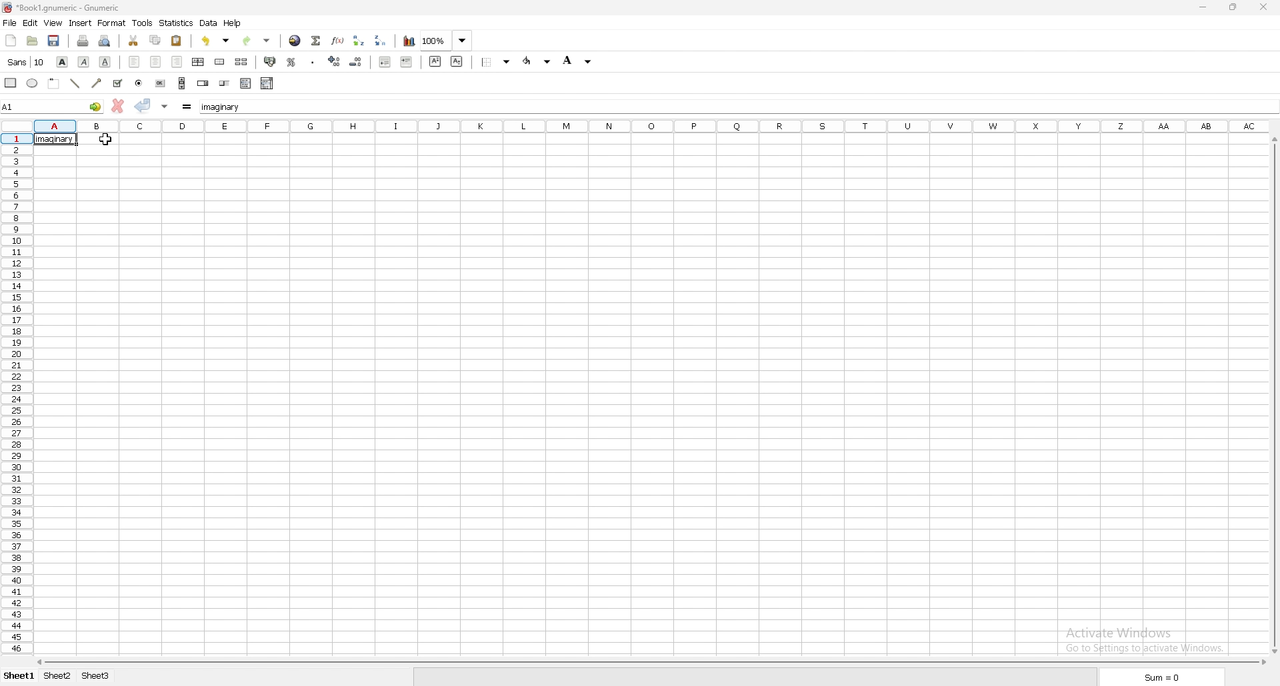  What do you see at coordinates (53, 23) in the screenshot?
I see `view` at bounding box center [53, 23].